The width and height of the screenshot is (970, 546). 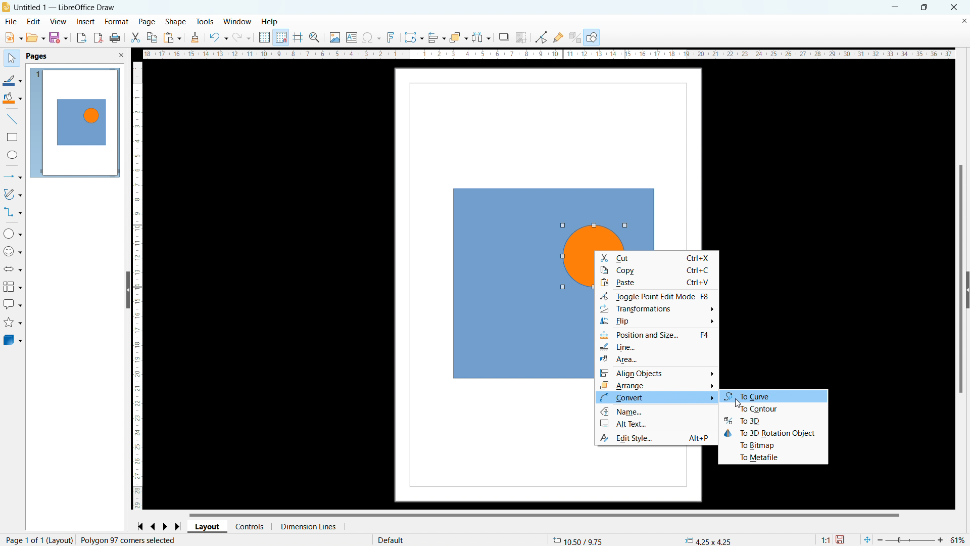 What do you see at coordinates (657, 309) in the screenshot?
I see `Transformation` at bounding box center [657, 309].